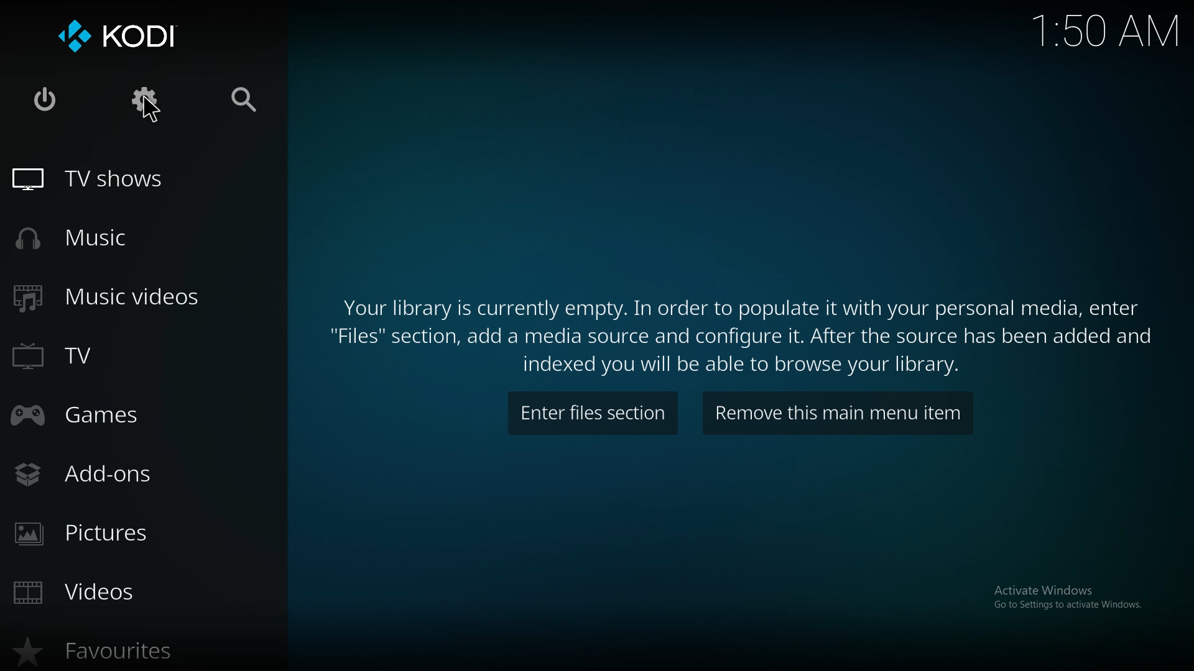 This screenshot has height=671, width=1194. I want to click on kodi, so click(118, 37).